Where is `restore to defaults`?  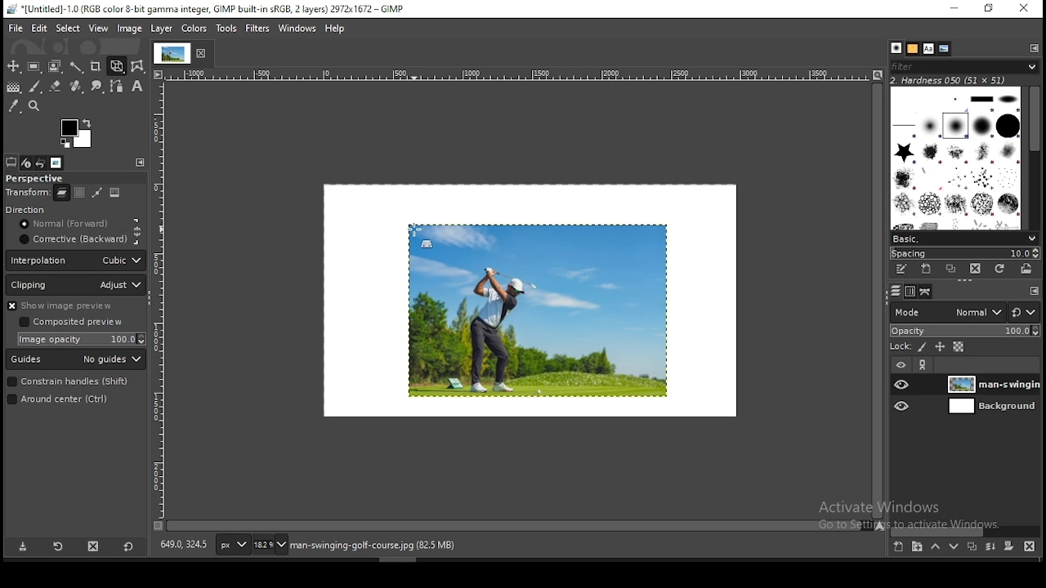
restore to defaults is located at coordinates (127, 546).